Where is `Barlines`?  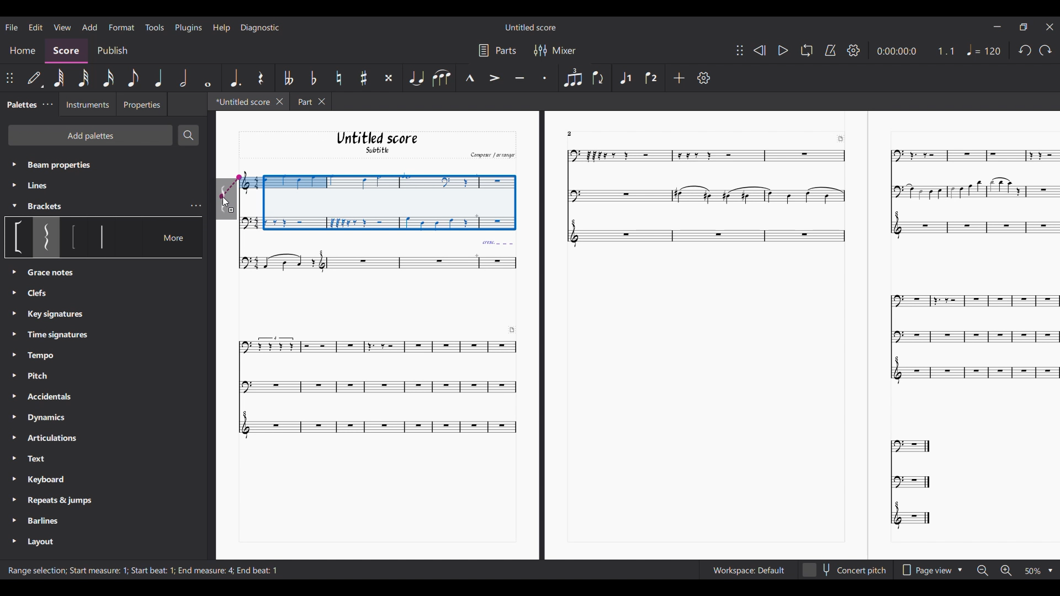
Barlines is located at coordinates (48, 519).